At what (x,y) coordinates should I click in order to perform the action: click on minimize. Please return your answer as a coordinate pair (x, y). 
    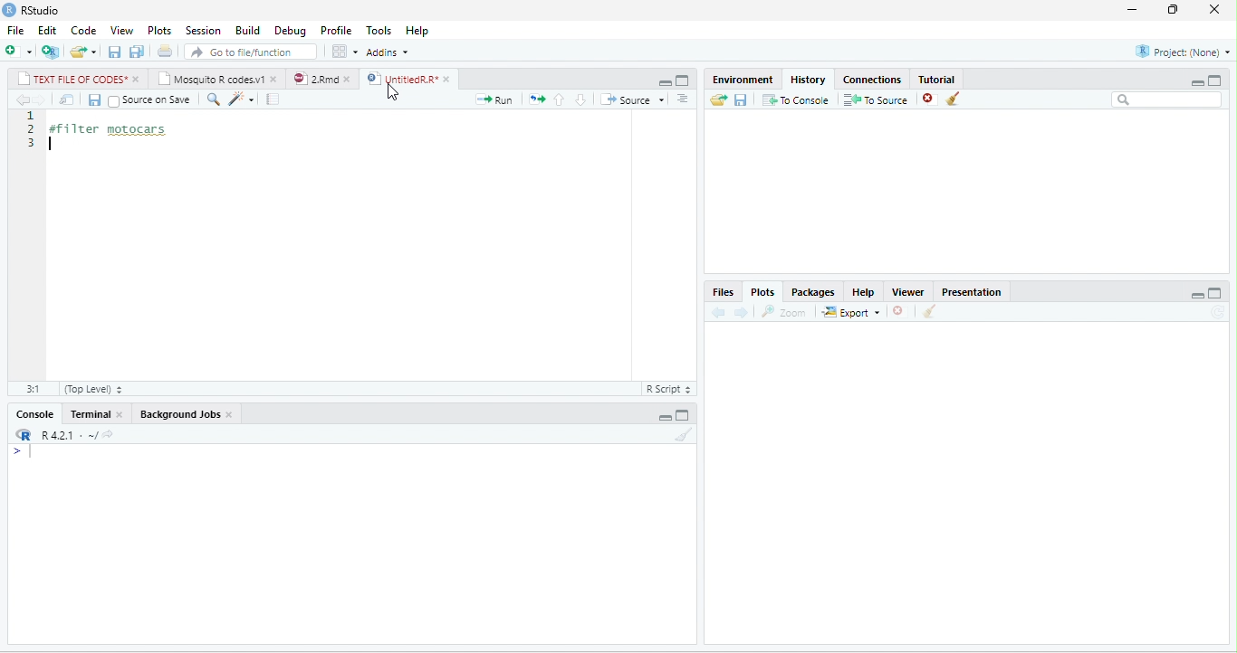
    Looking at the image, I should click on (1197, 295).